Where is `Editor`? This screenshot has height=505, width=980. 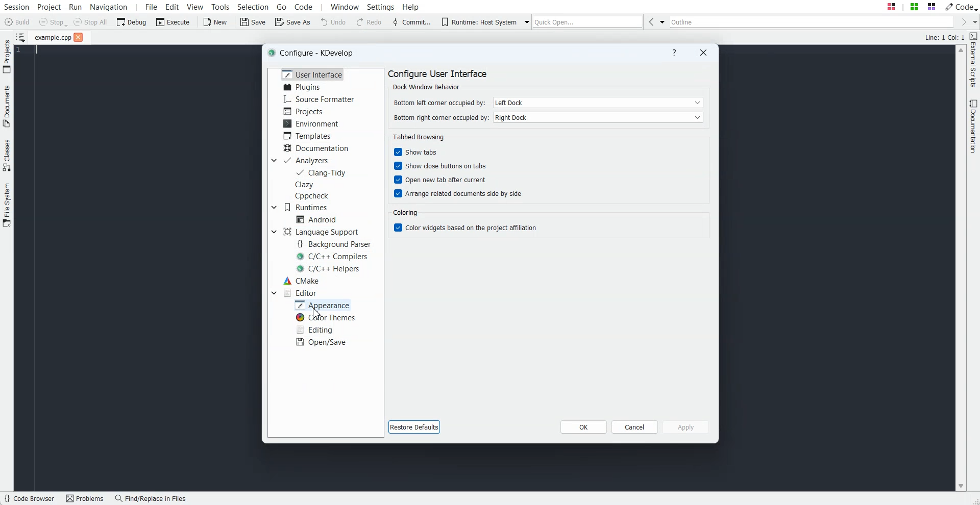
Editor is located at coordinates (301, 292).